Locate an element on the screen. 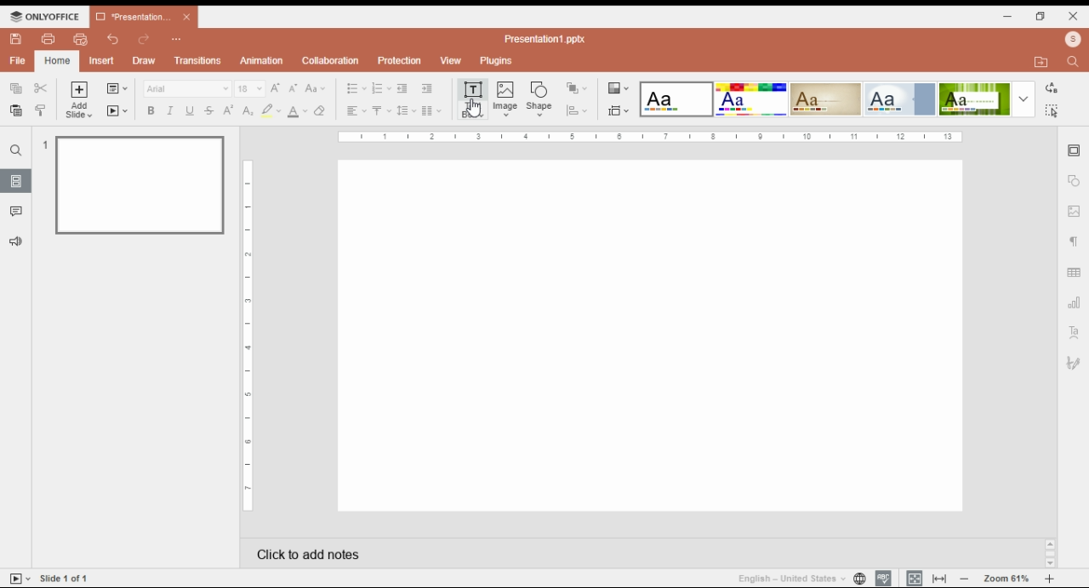  view is located at coordinates (451, 60).